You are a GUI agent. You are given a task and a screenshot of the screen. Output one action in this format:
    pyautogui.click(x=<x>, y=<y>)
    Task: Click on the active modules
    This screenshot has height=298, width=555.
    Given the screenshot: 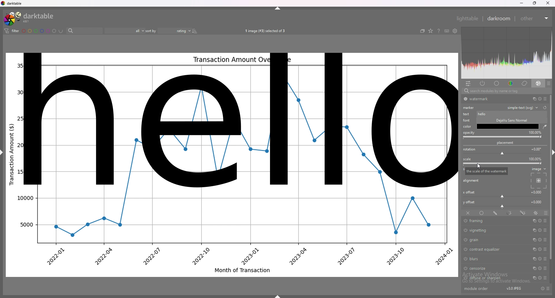 What is the action you would take?
    pyautogui.click(x=483, y=84)
    